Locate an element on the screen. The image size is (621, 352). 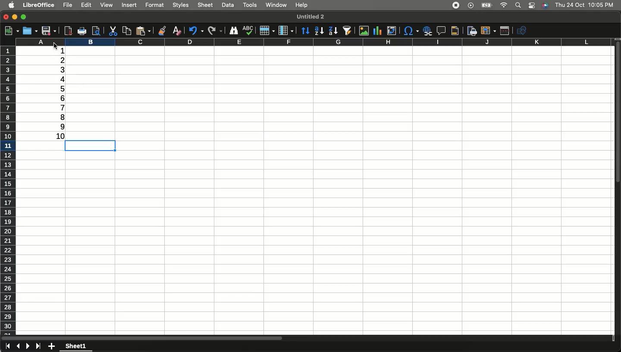
Add new sheet is located at coordinates (52, 346).